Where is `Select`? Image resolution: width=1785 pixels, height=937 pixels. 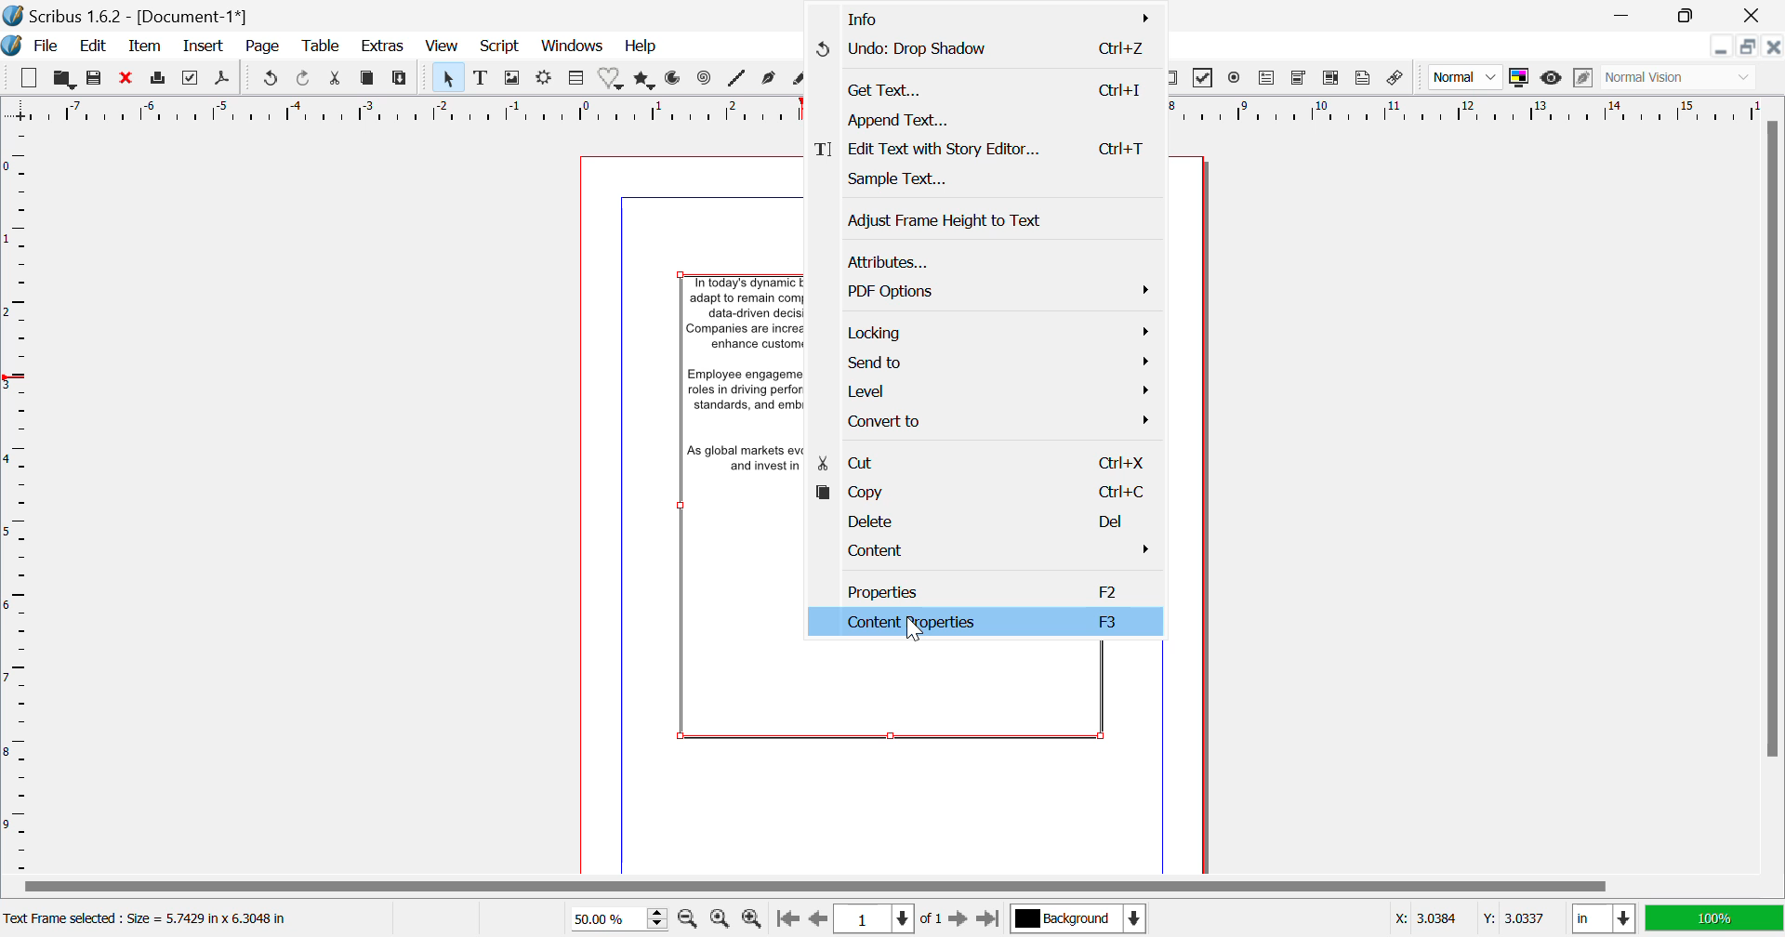
Select is located at coordinates (450, 76).